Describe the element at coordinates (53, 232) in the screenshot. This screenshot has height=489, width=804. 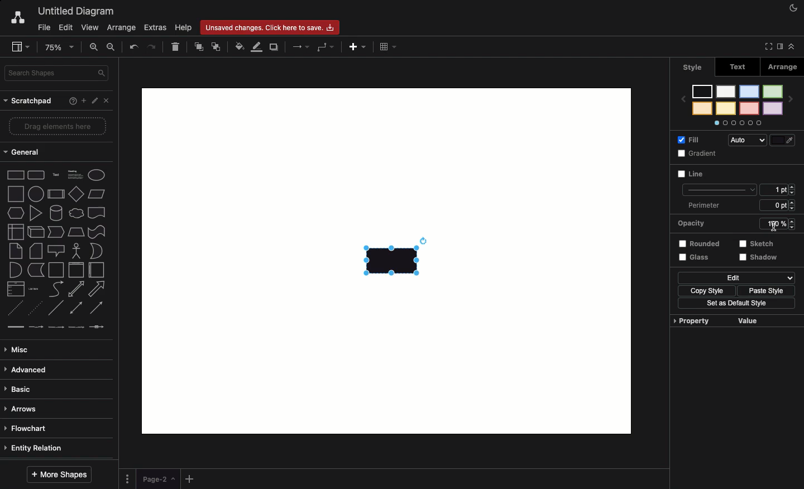
I see `step` at that location.